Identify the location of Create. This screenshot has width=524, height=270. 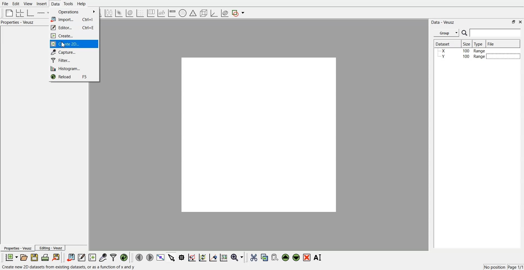
(74, 36).